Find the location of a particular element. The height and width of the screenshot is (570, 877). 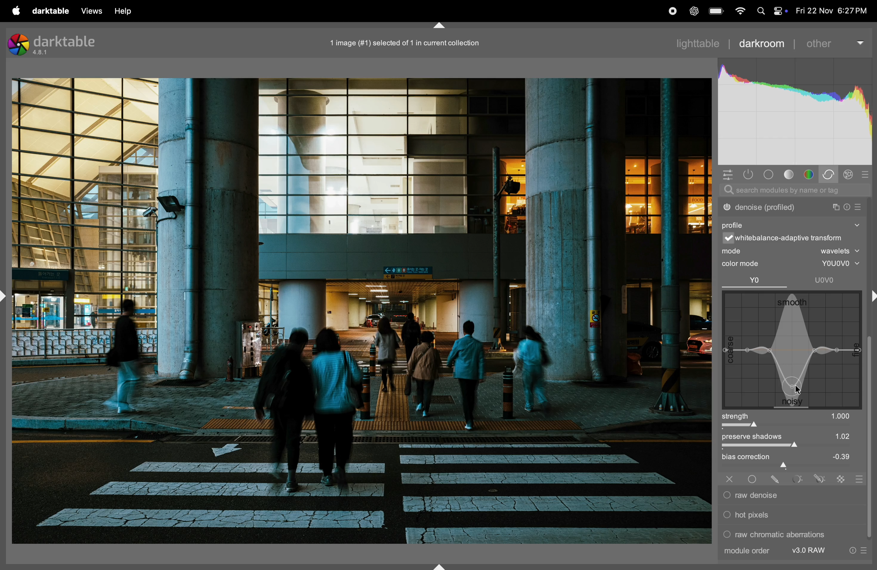

module order is located at coordinates (772, 551).